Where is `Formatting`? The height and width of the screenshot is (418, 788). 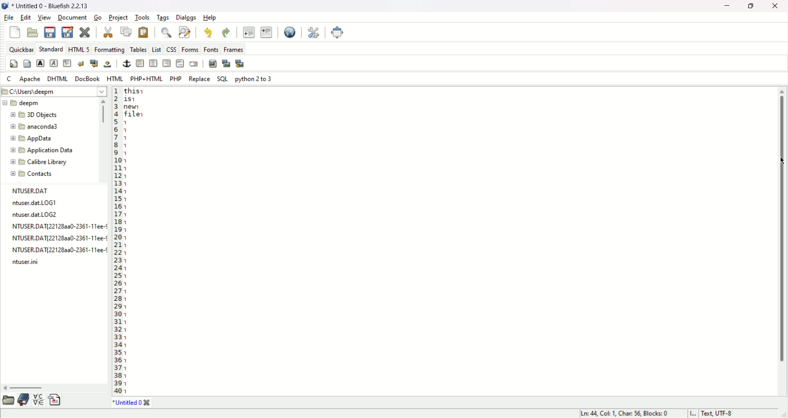
Formatting is located at coordinates (109, 49).